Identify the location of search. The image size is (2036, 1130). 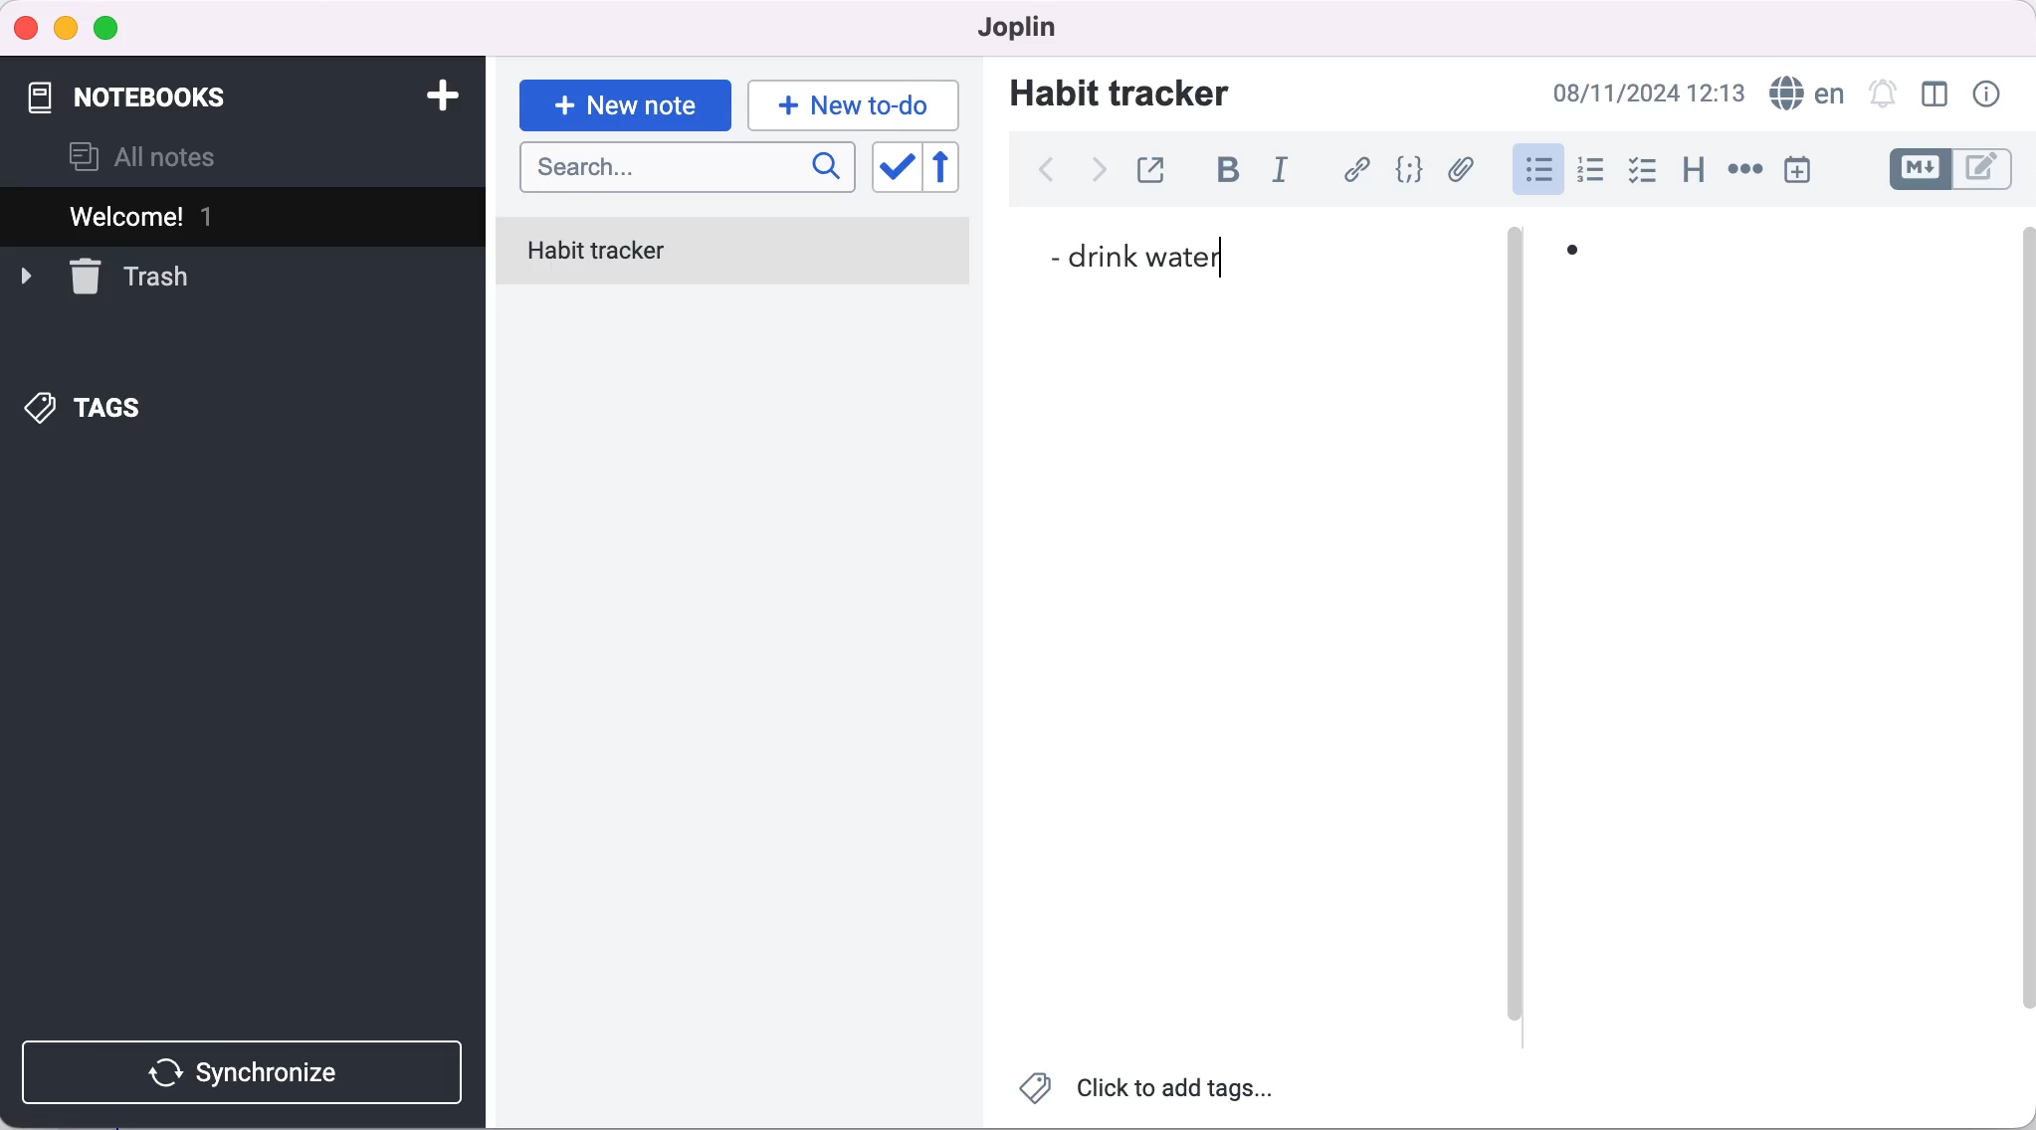
(688, 169).